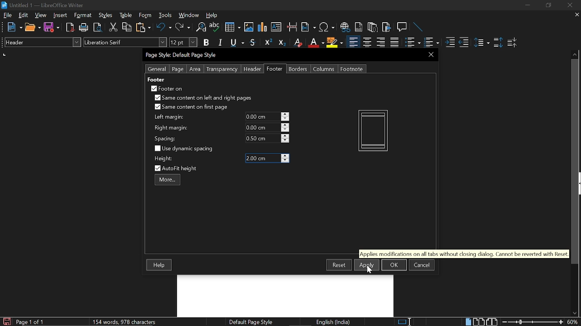 This screenshot has width=581, height=326. I want to click on right margin, so click(171, 128).